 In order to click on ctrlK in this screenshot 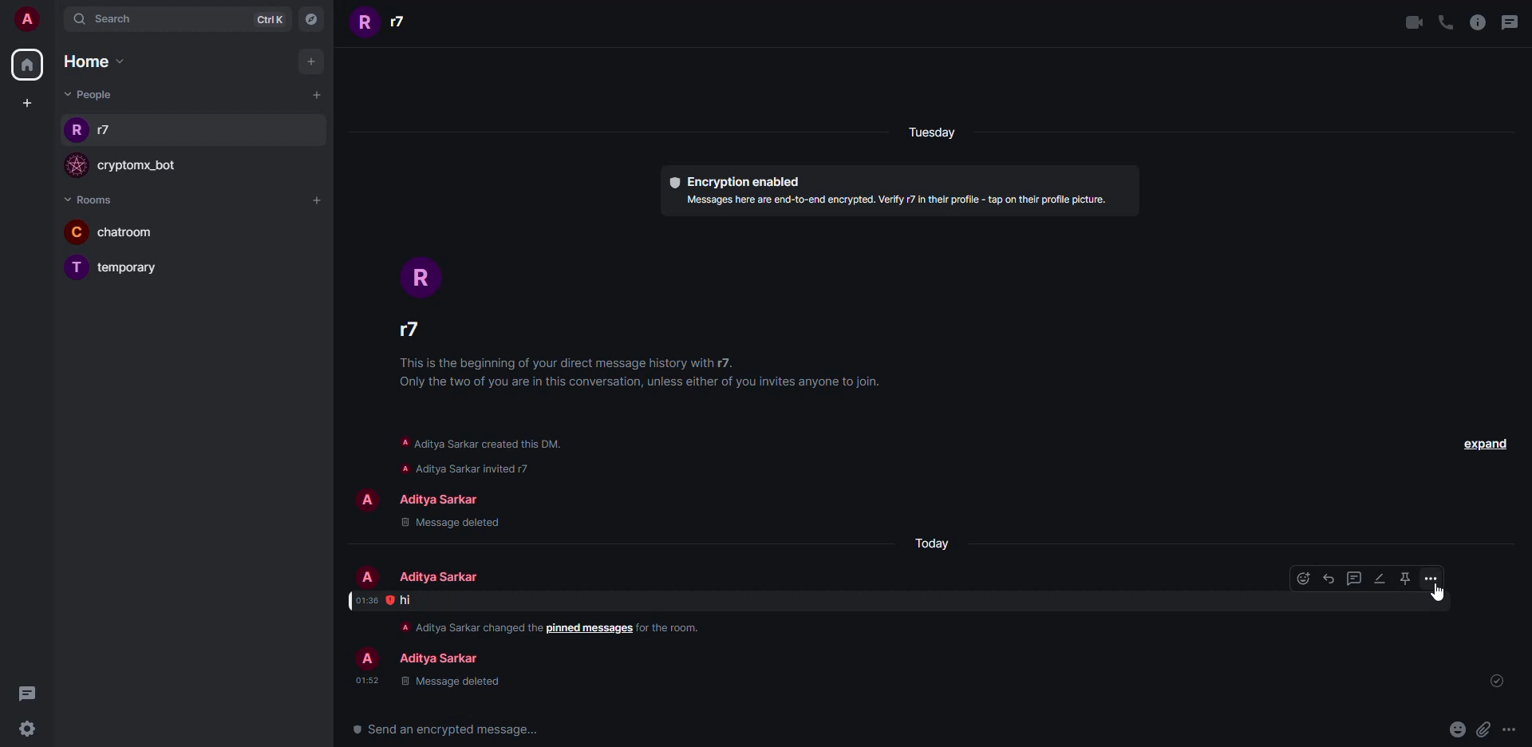, I will do `click(260, 18)`.